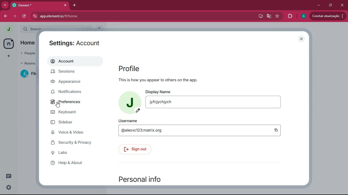 Image resolution: width=348 pixels, height=195 pixels. What do you see at coordinates (136, 149) in the screenshot?
I see `sign out` at bounding box center [136, 149].